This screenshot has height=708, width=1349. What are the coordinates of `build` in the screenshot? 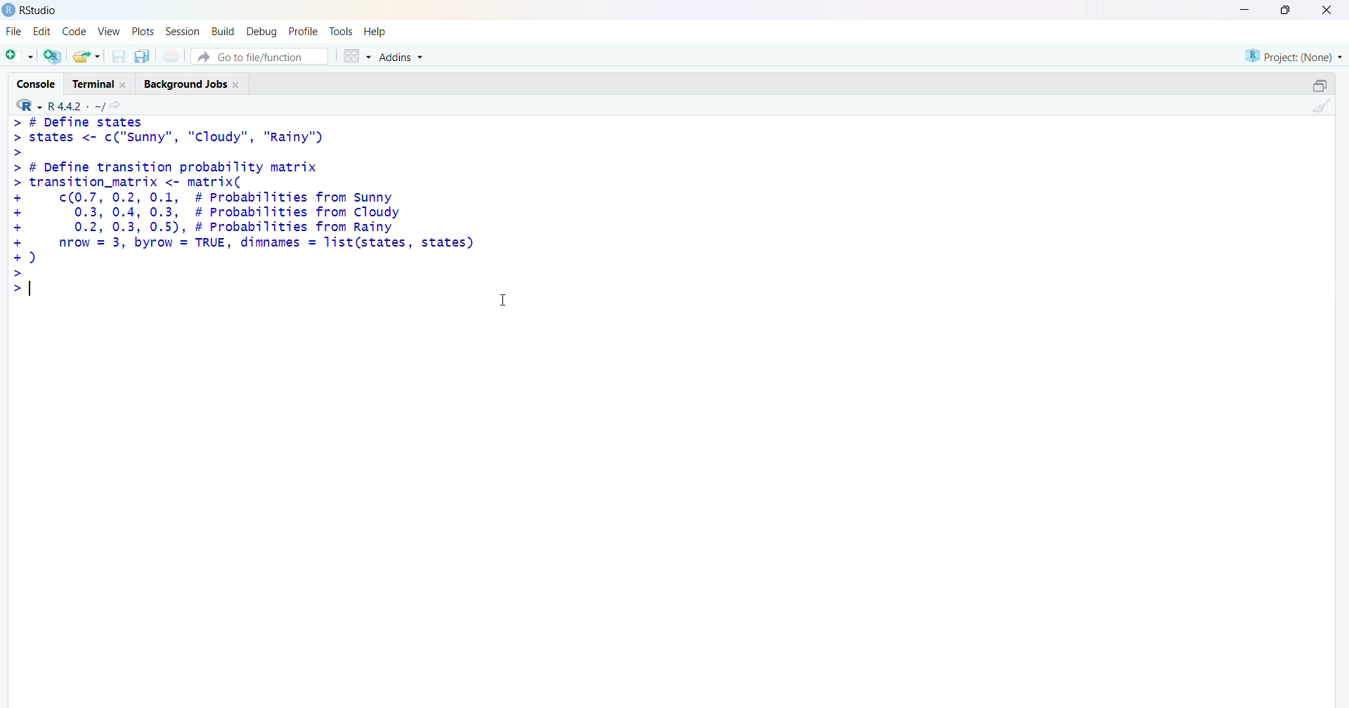 It's located at (223, 32).